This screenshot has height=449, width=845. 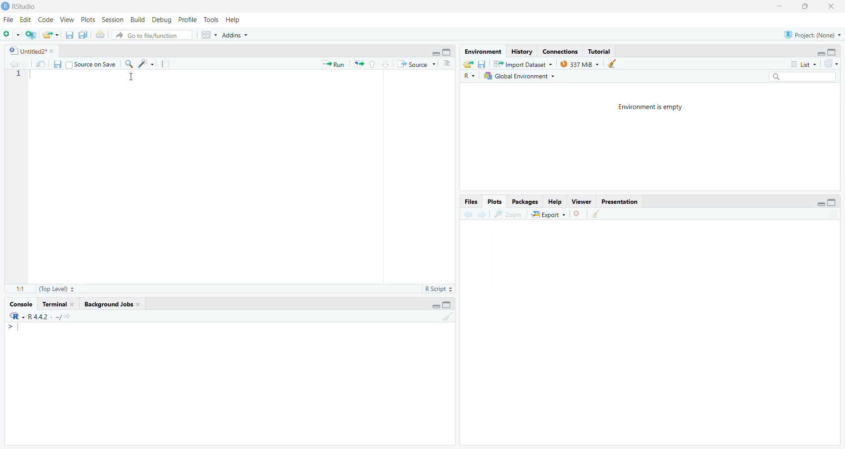 What do you see at coordinates (448, 51) in the screenshot?
I see `hide console` at bounding box center [448, 51].